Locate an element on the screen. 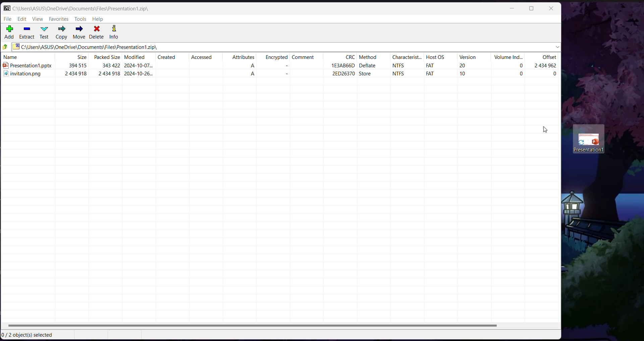 This screenshot has height=341, width=644. Attributes is located at coordinates (243, 58).